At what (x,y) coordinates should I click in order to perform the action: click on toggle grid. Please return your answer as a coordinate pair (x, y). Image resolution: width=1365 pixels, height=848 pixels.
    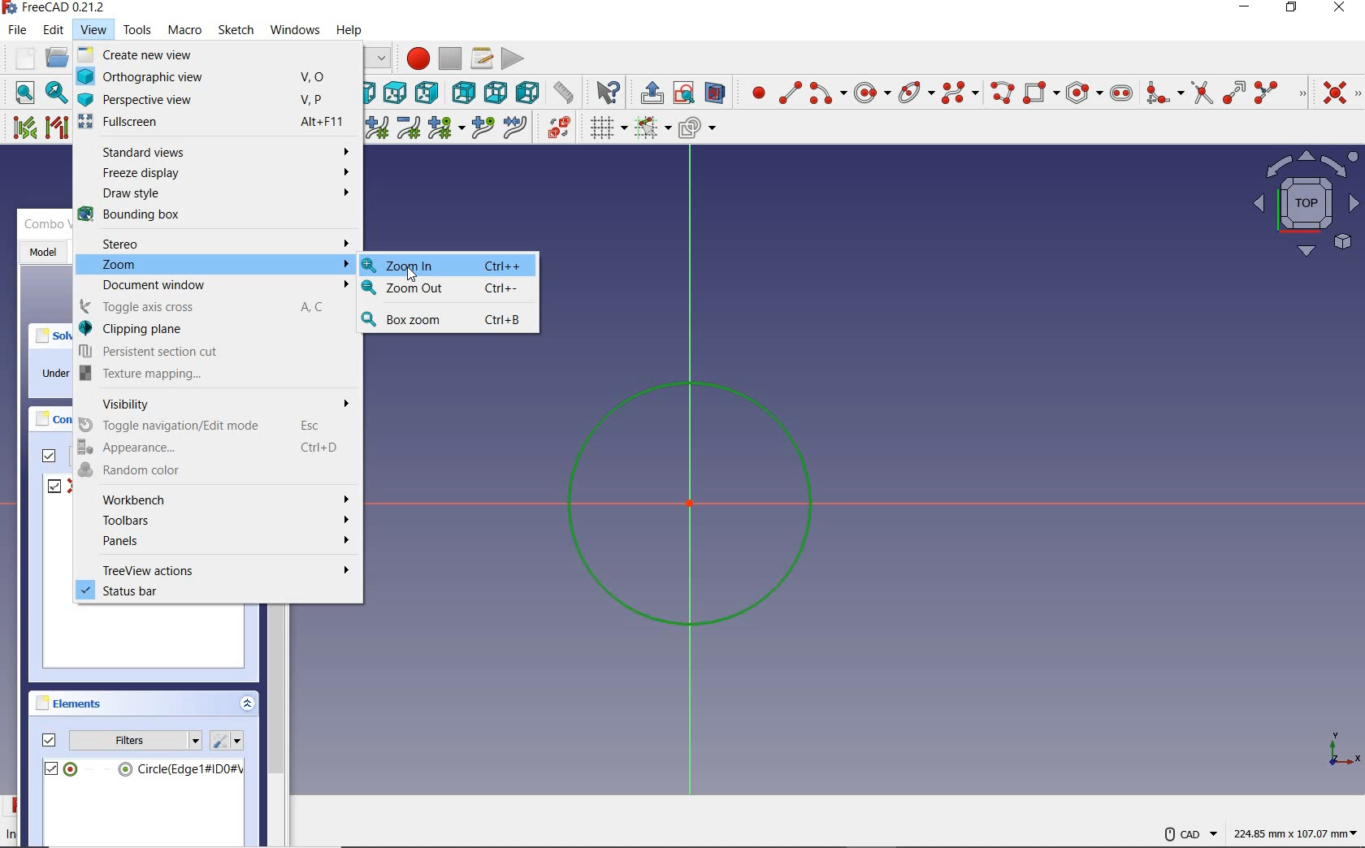
    Looking at the image, I should click on (604, 128).